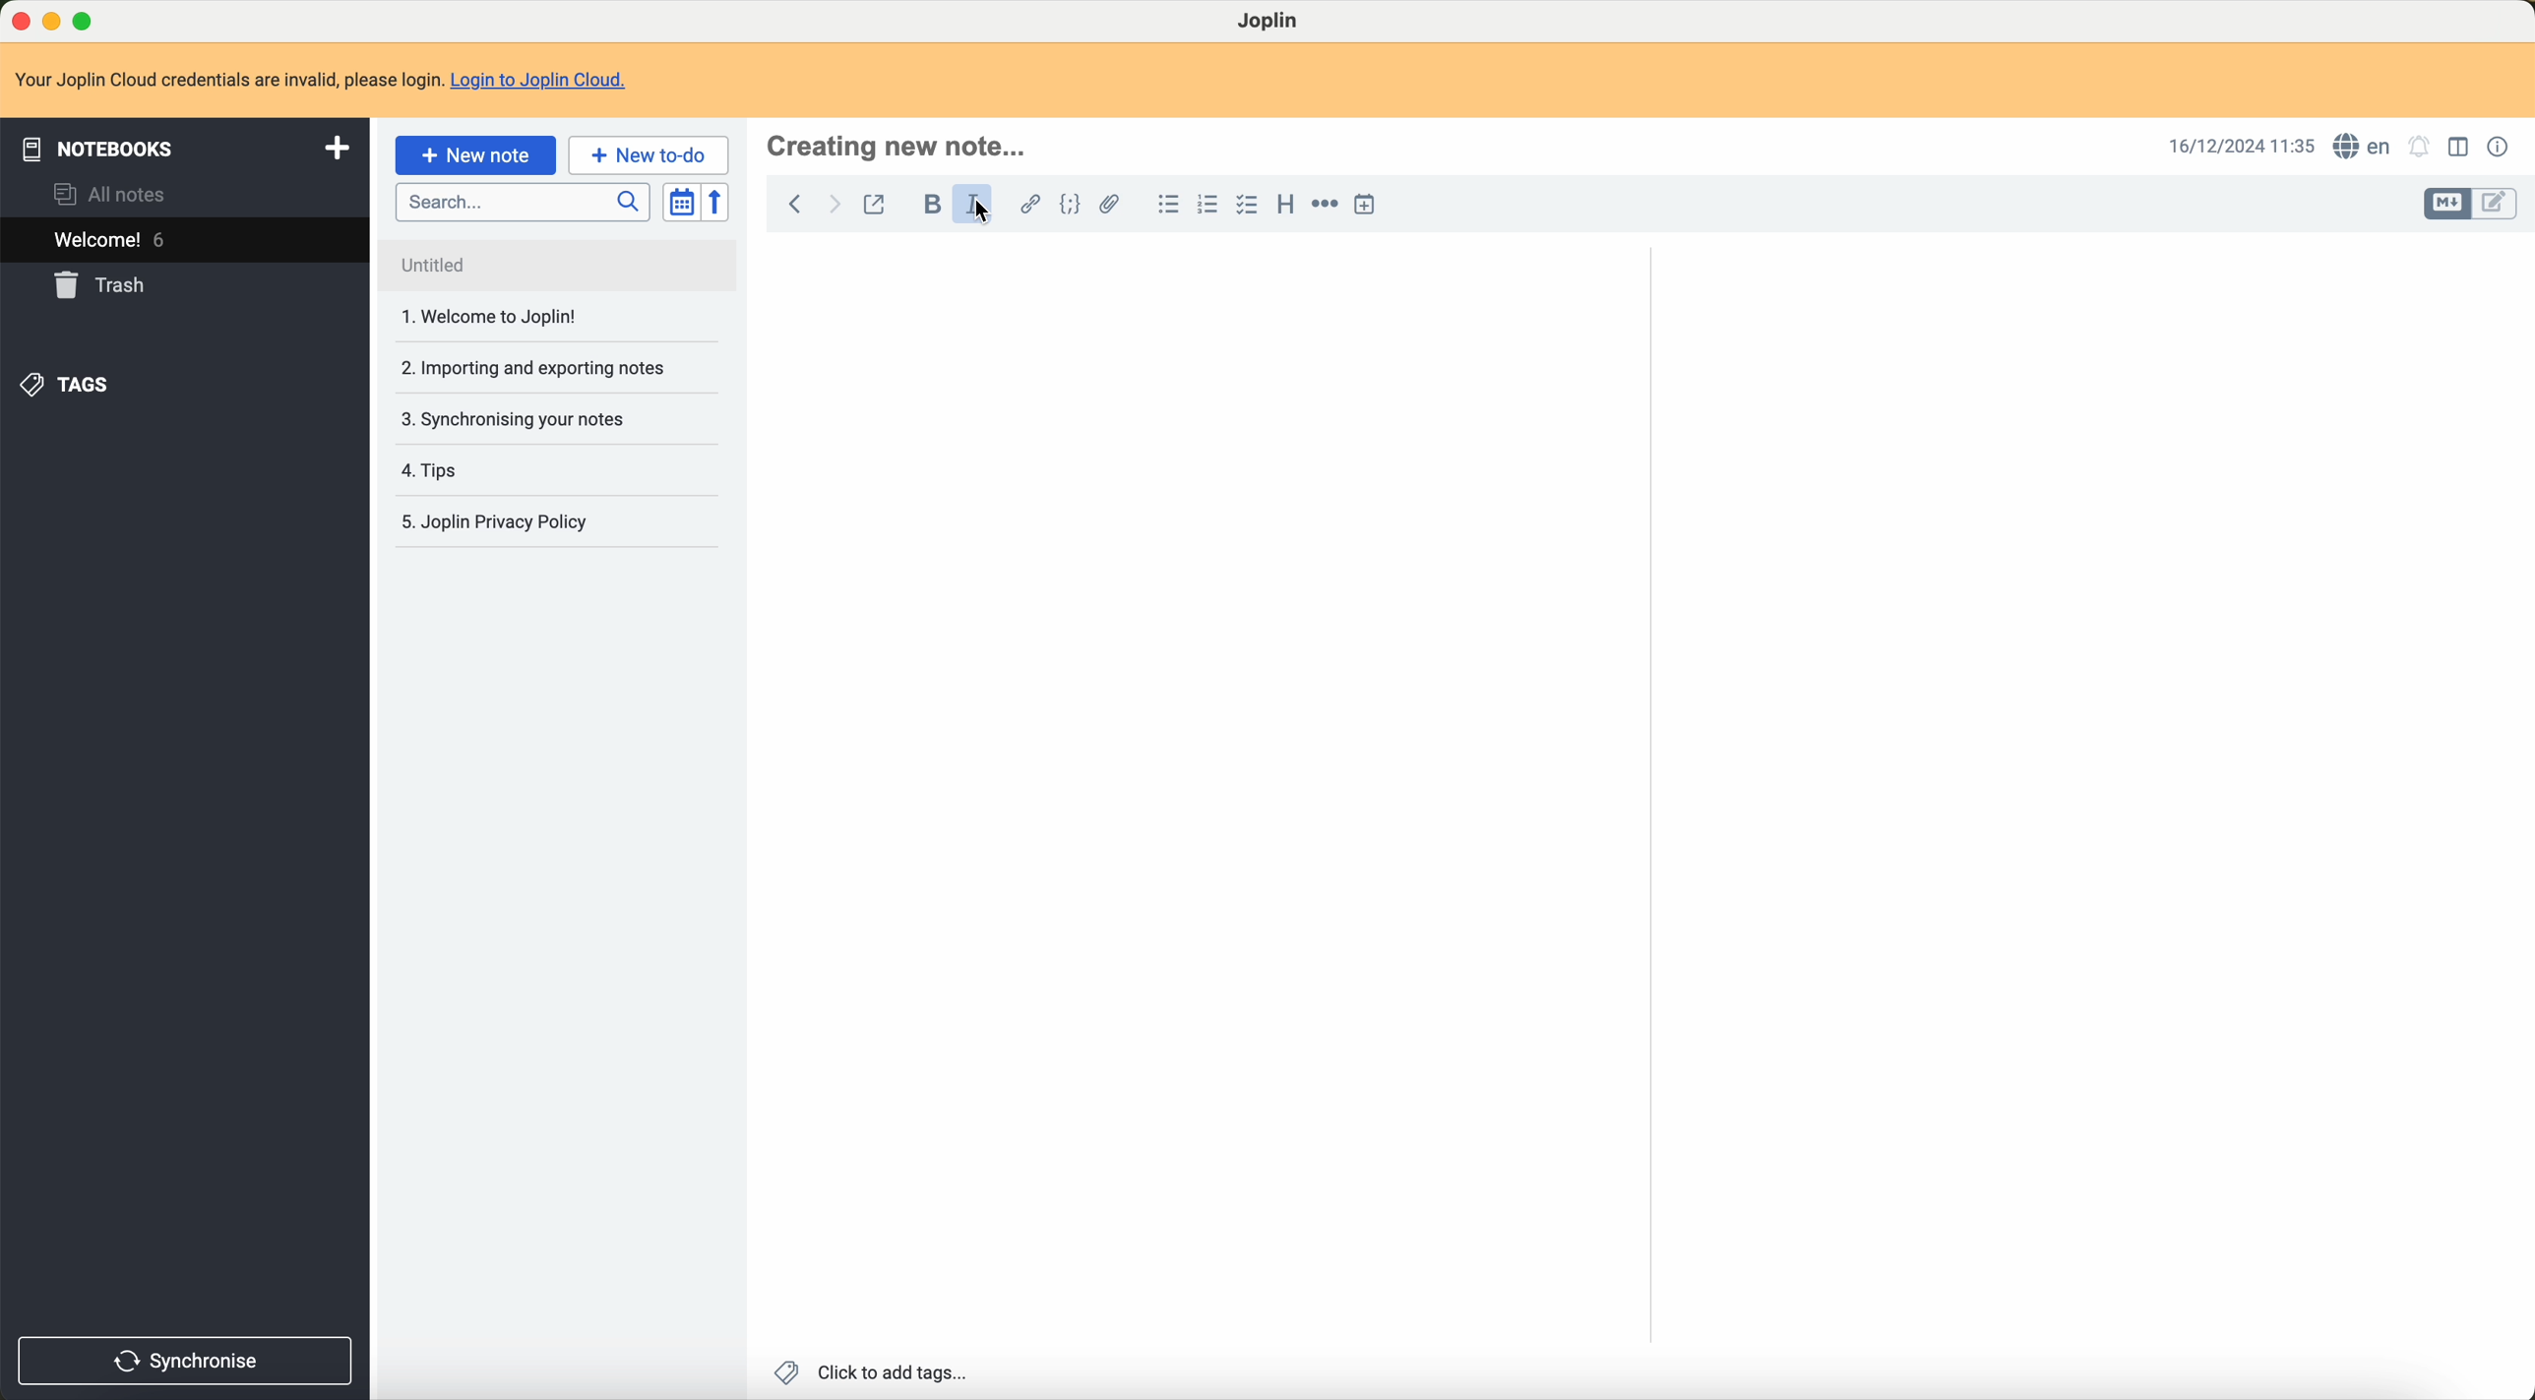 The image size is (2535, 1400). Describe the element at coordinates (181, 147) in the screenshot. I see `notebooks` at that location.